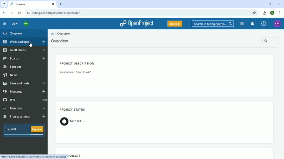  What do you see at coordinates (24, 116) in the screenshot?
I see `Project settings` at bounding box center [24, 116].